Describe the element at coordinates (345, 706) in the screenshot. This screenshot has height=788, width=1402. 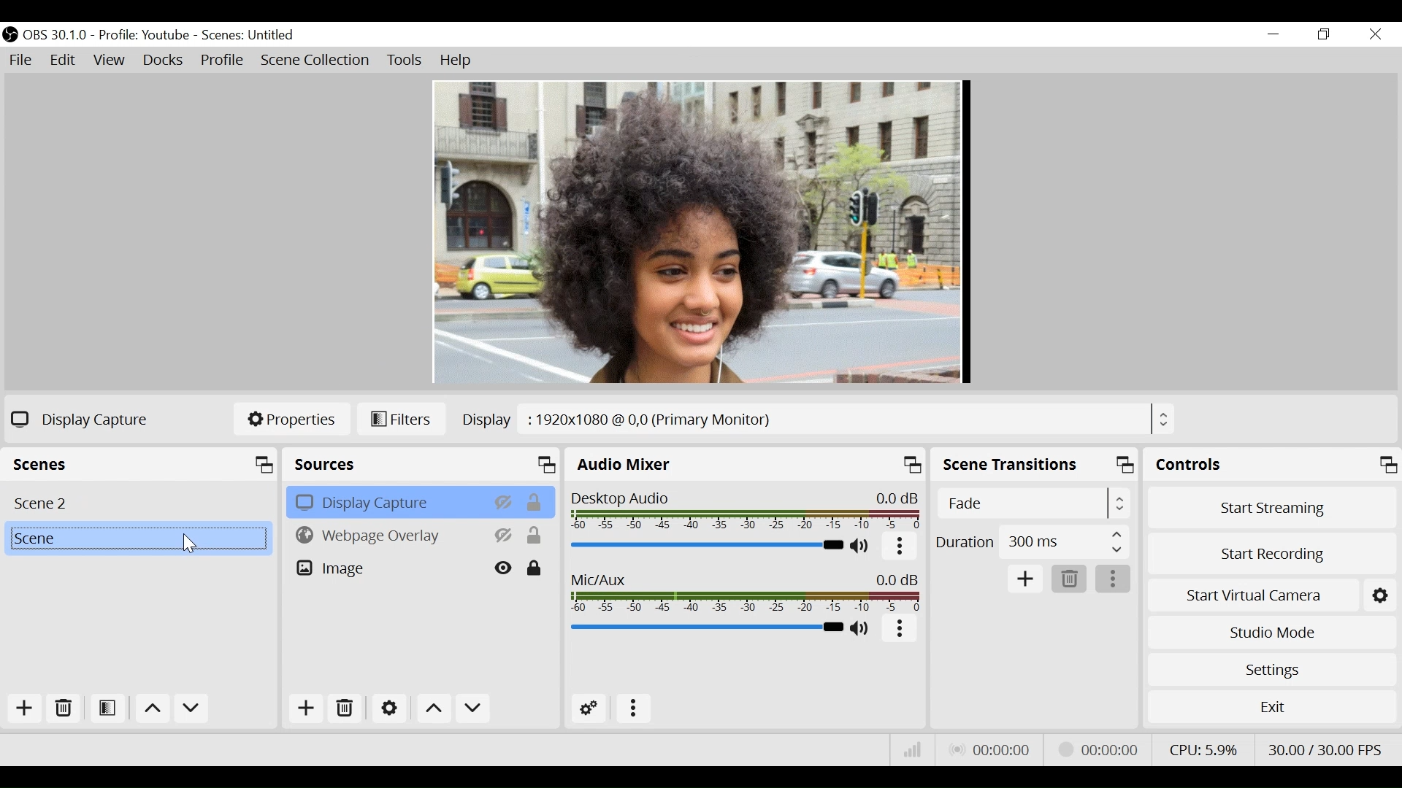
I see `Delete` at that location.